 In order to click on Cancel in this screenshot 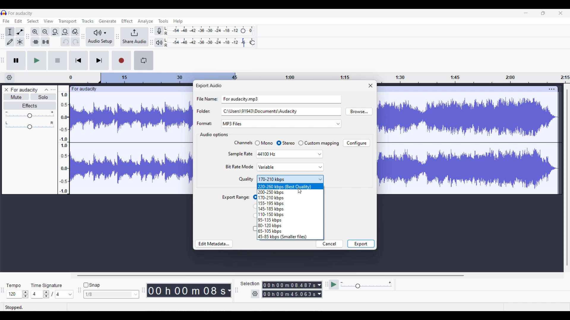, I will do `click(330, 244)`.